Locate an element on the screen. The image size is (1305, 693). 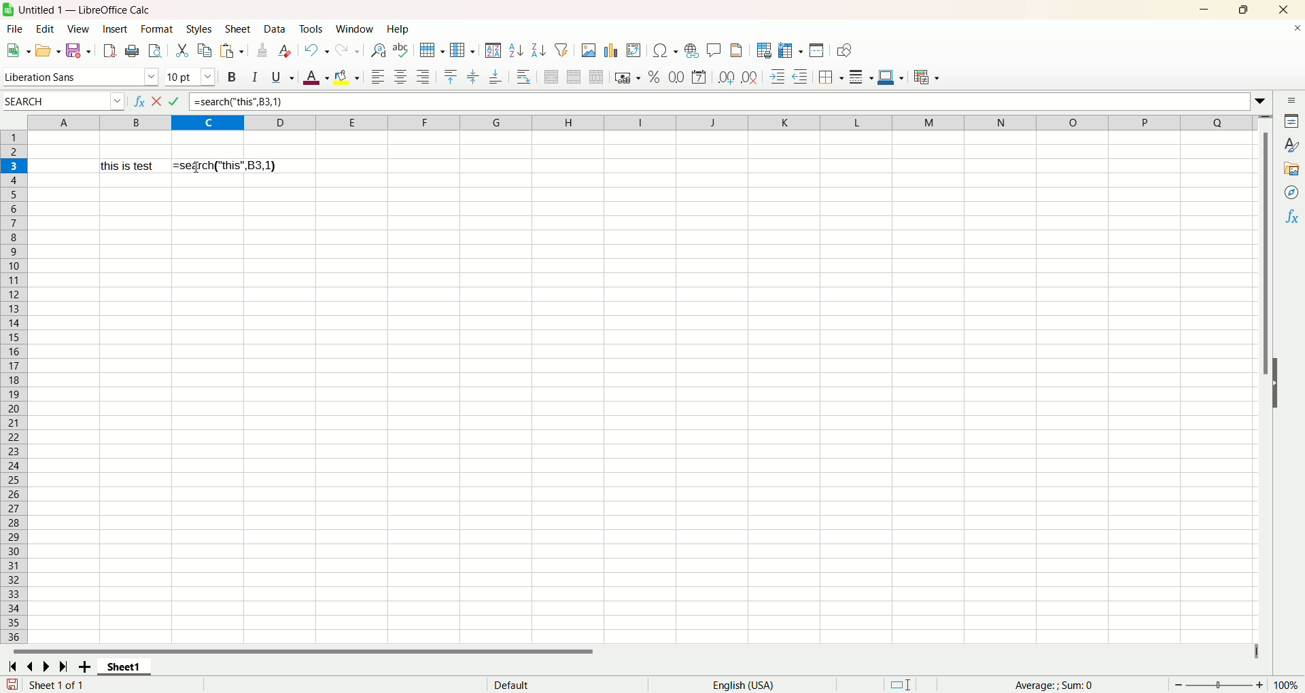
vertical scroll bar is located at coordinates (1266, 232).